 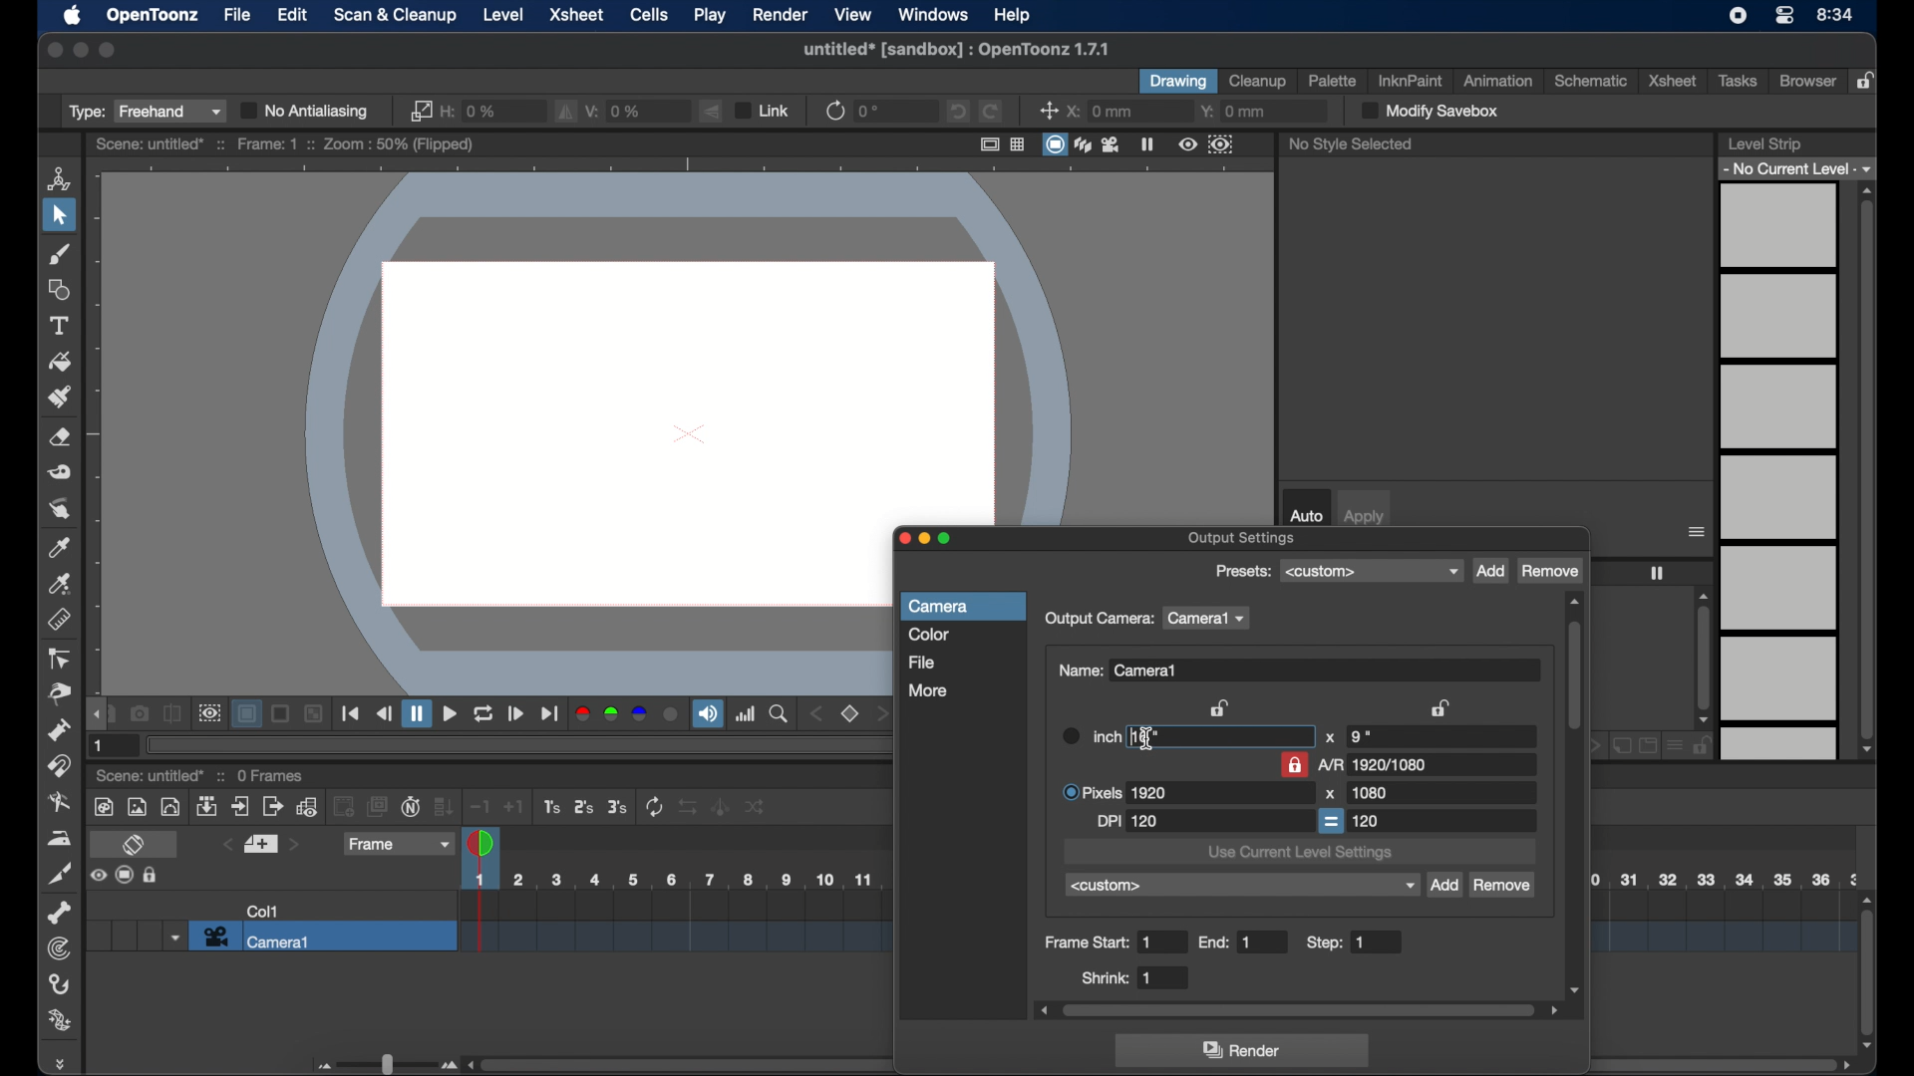 What do you see at coordinates (1332, 821) in the screenshot?
I see `equal to` at bounding box center [1332, 821].